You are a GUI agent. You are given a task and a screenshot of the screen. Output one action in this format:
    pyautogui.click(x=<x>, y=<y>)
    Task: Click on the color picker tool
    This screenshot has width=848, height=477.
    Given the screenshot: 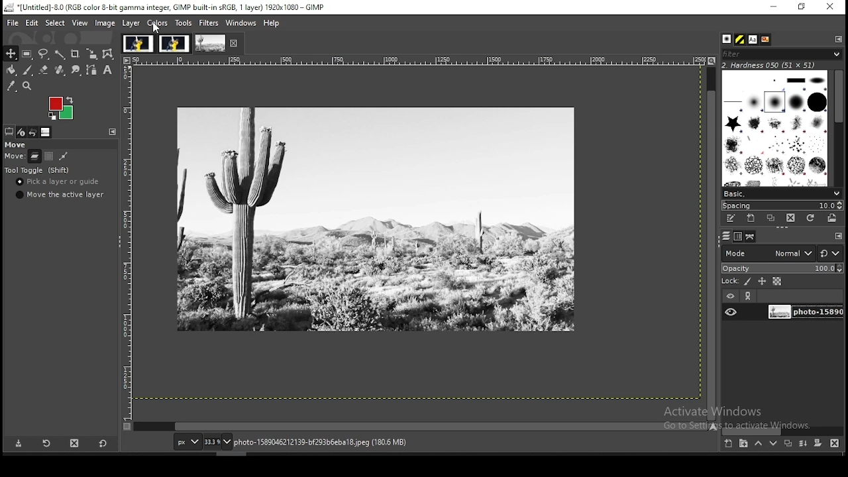 What is the action you would take?
    pyautogui.click(x=11, y=86)
    